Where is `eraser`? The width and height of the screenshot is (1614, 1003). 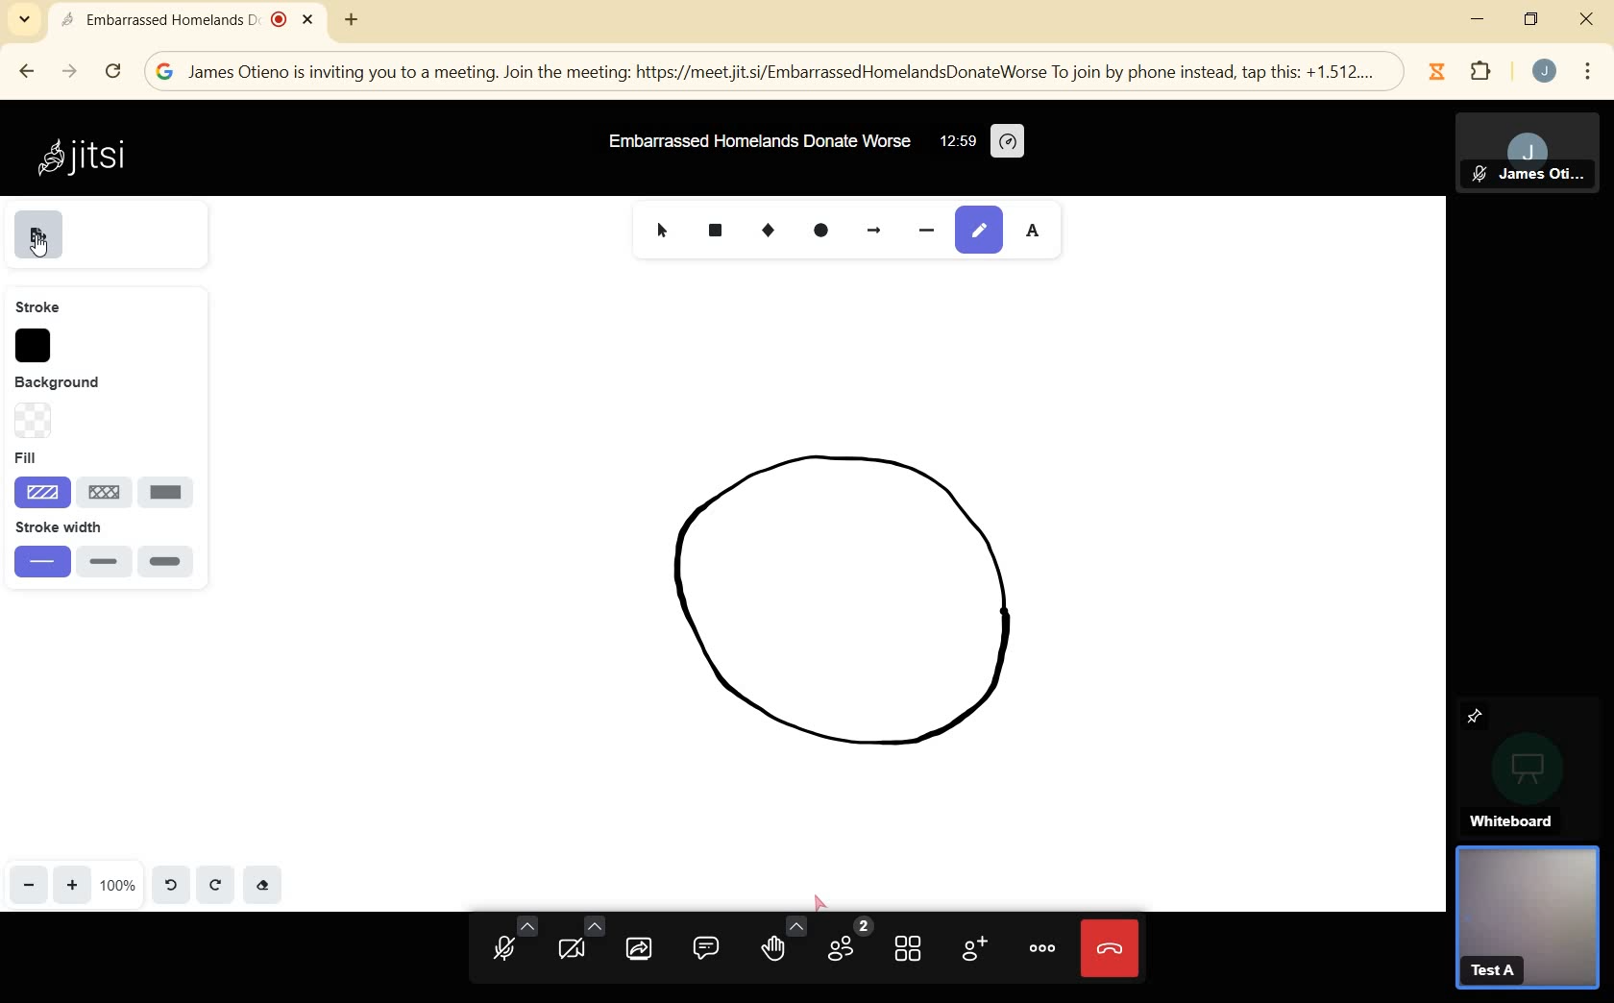
eraser is located at coordinates (265, 888).